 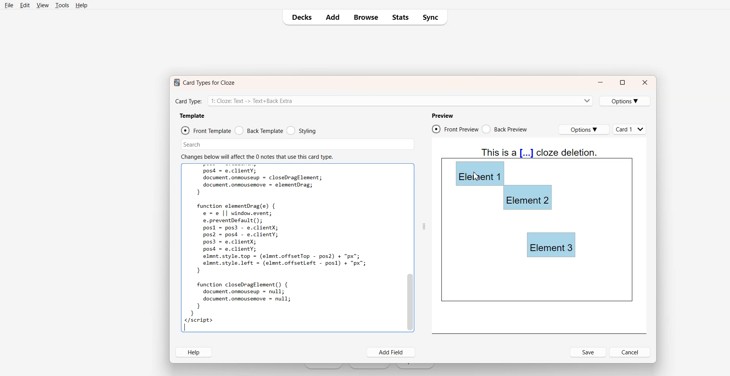 I want to click on Close, so click(x=645, y=82).